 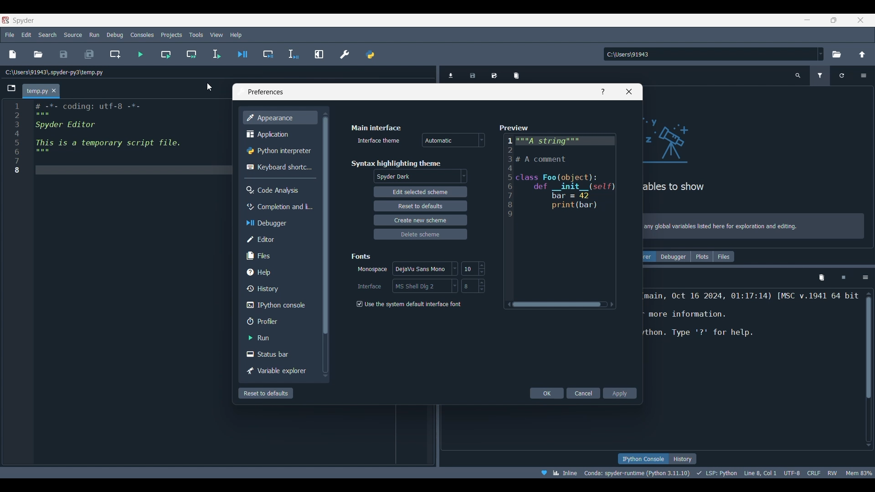 I want to click on Minimize, so click(x=807, y=20).